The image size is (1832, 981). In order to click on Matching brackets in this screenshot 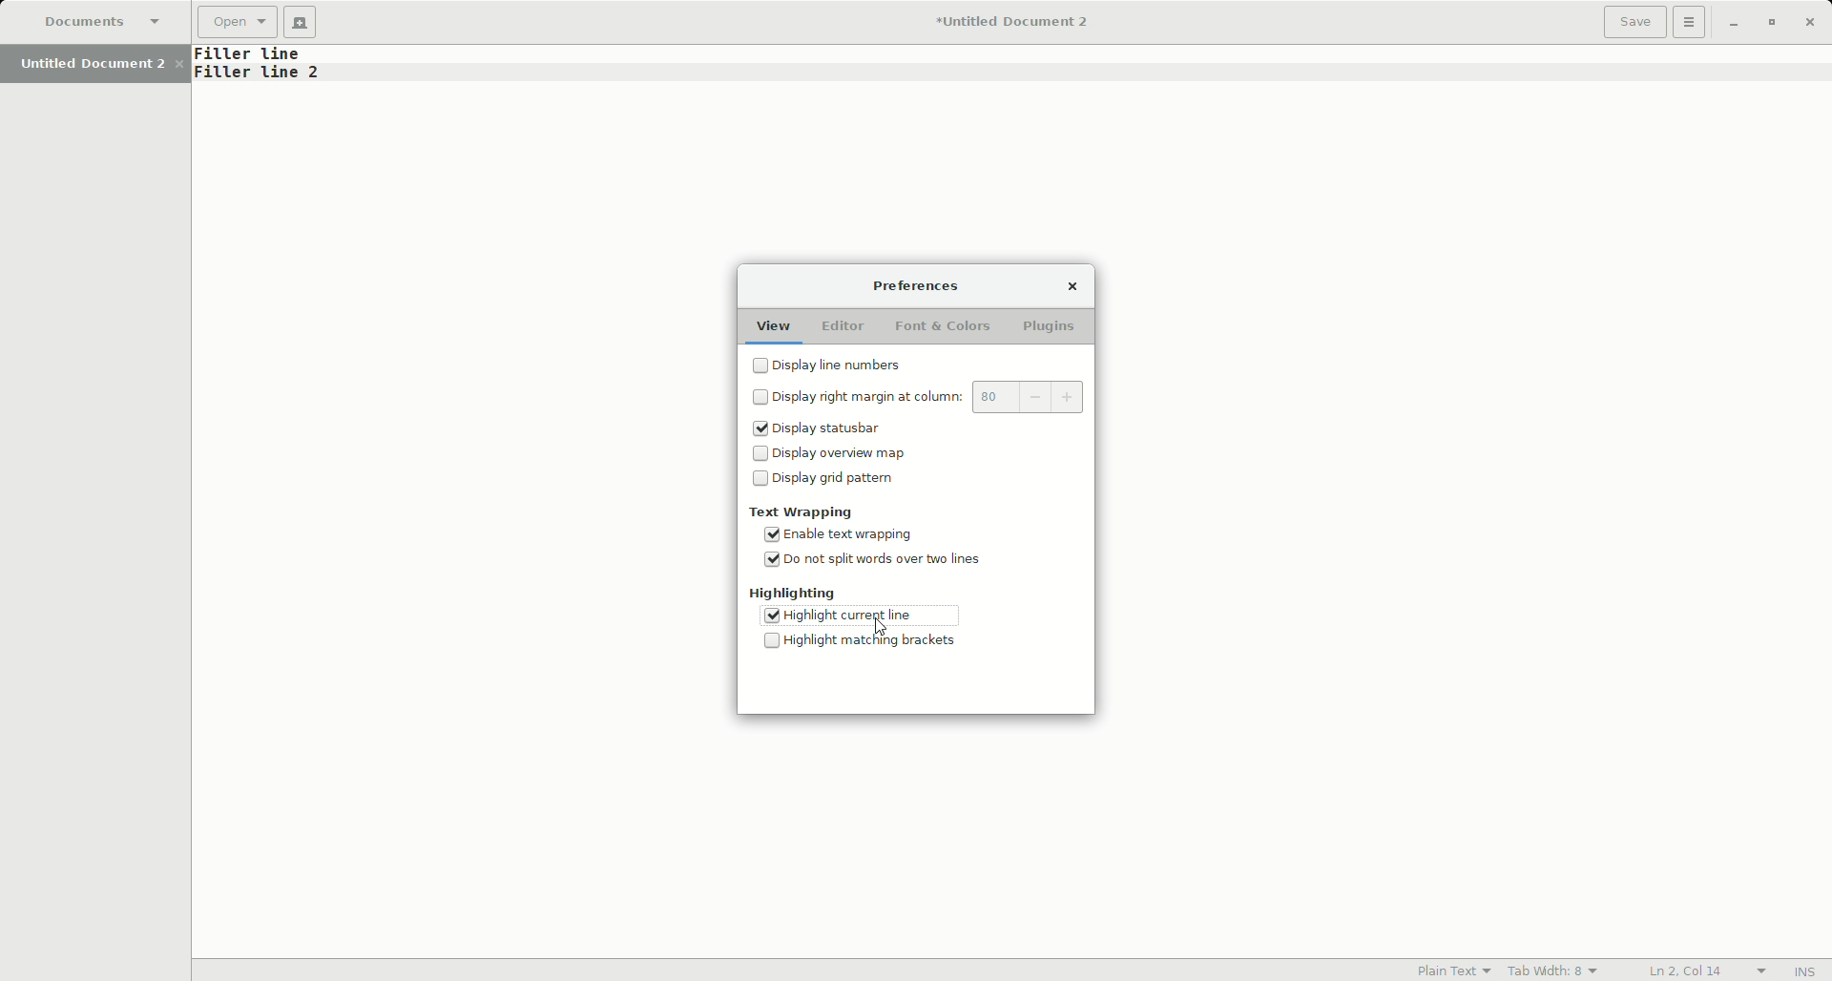, I will do `click(869, 643)`.